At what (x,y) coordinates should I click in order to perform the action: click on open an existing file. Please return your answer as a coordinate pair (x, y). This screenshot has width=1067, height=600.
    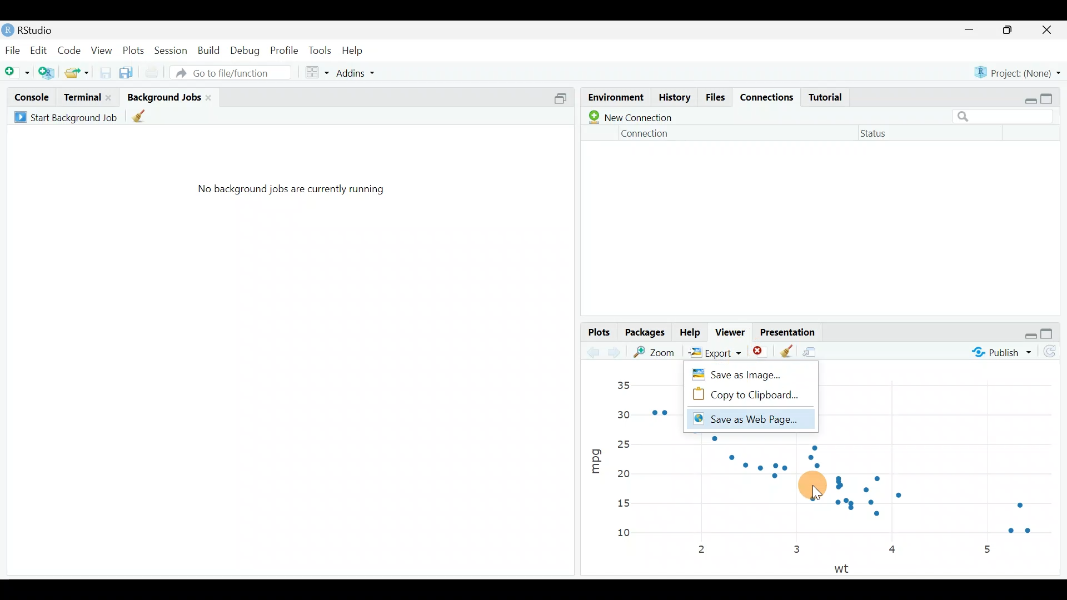
    Looking at the image, I should click on (78, 71).